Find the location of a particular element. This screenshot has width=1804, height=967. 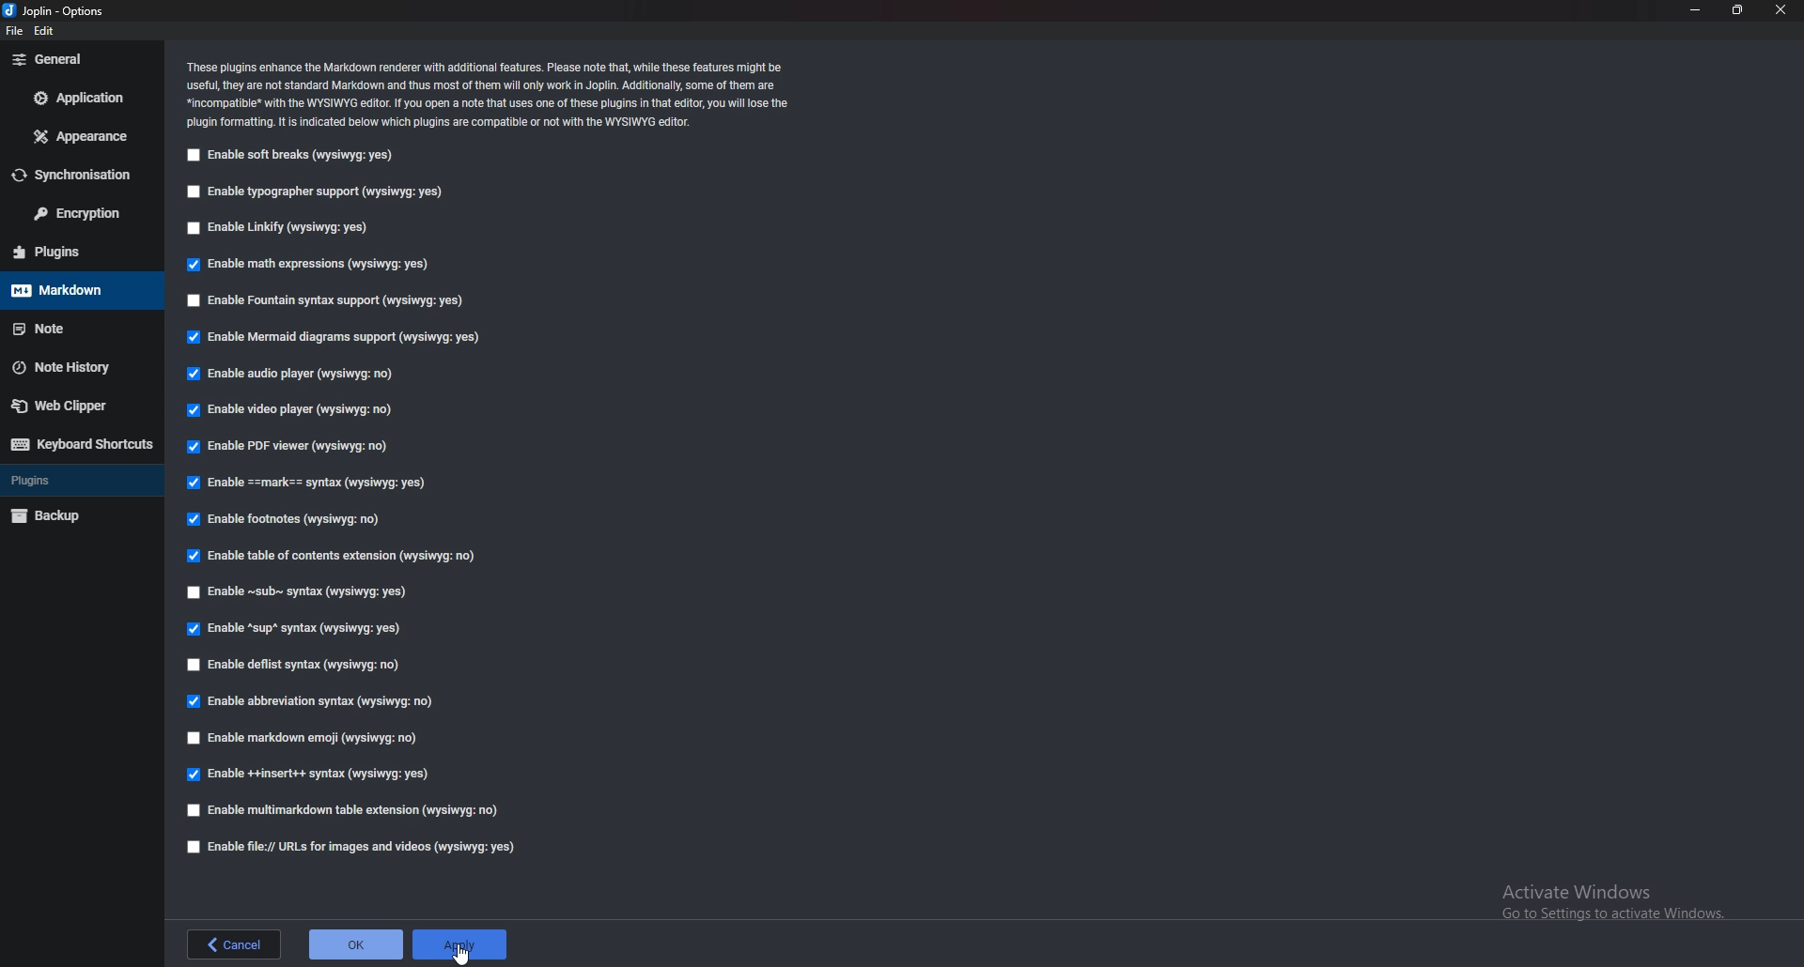

resize is located at coordinates (1738, 10).